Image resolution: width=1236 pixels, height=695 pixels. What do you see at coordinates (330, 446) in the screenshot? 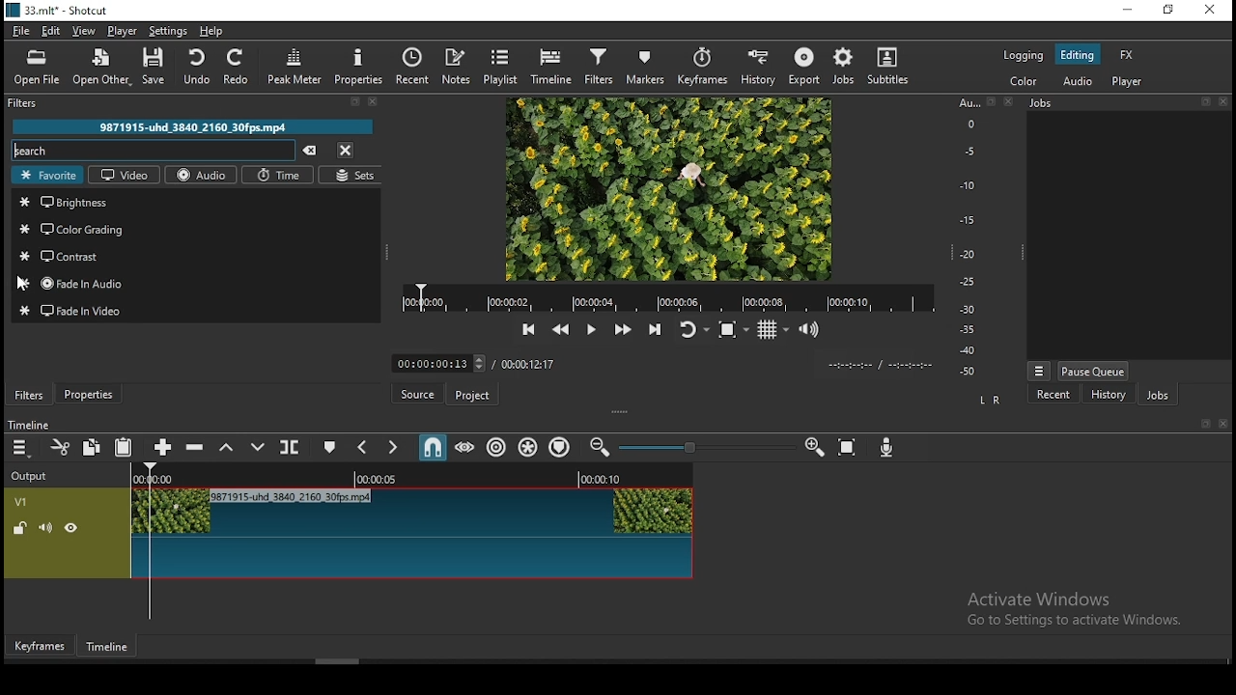
I see `create/edit marker` at bounding box center [330, 446].